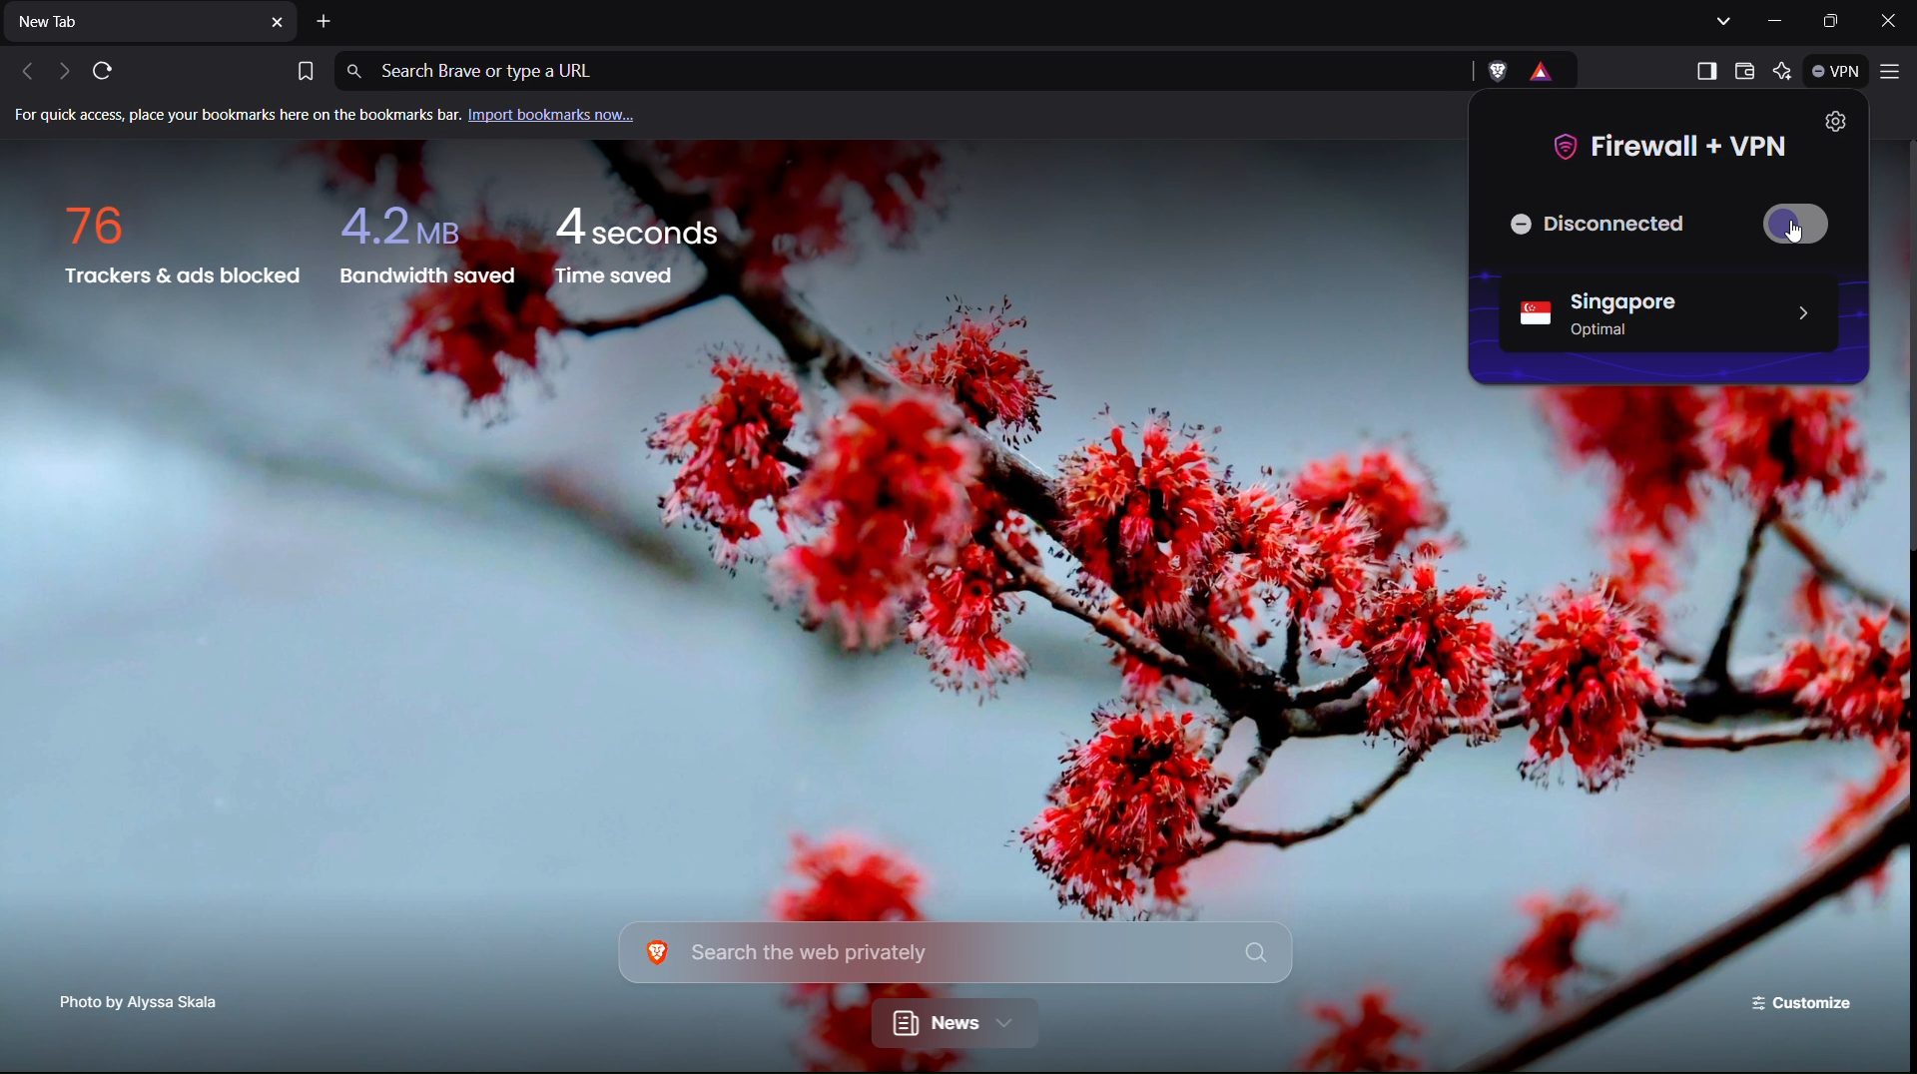 The image size is (1917, 1074). What do you see at coordinates (185, 249) in the screenshot?
I see `Trackers and ads blocked` at bounding box center [185, 249].